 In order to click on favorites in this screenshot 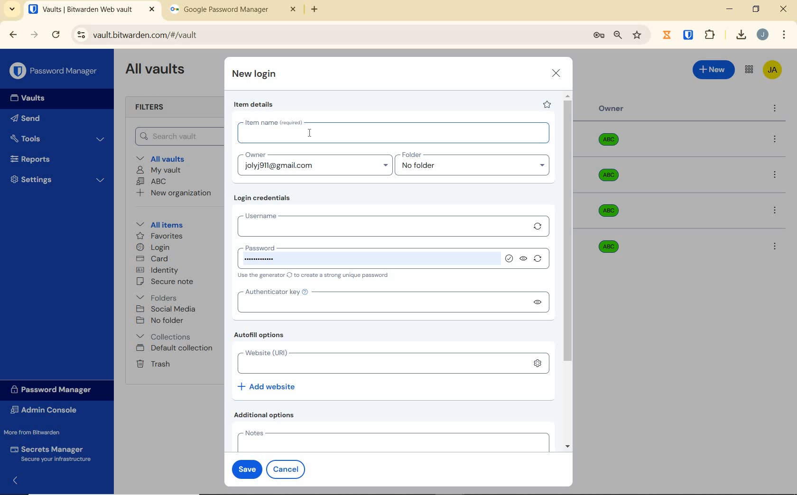, I will do `click(160, 237)`.